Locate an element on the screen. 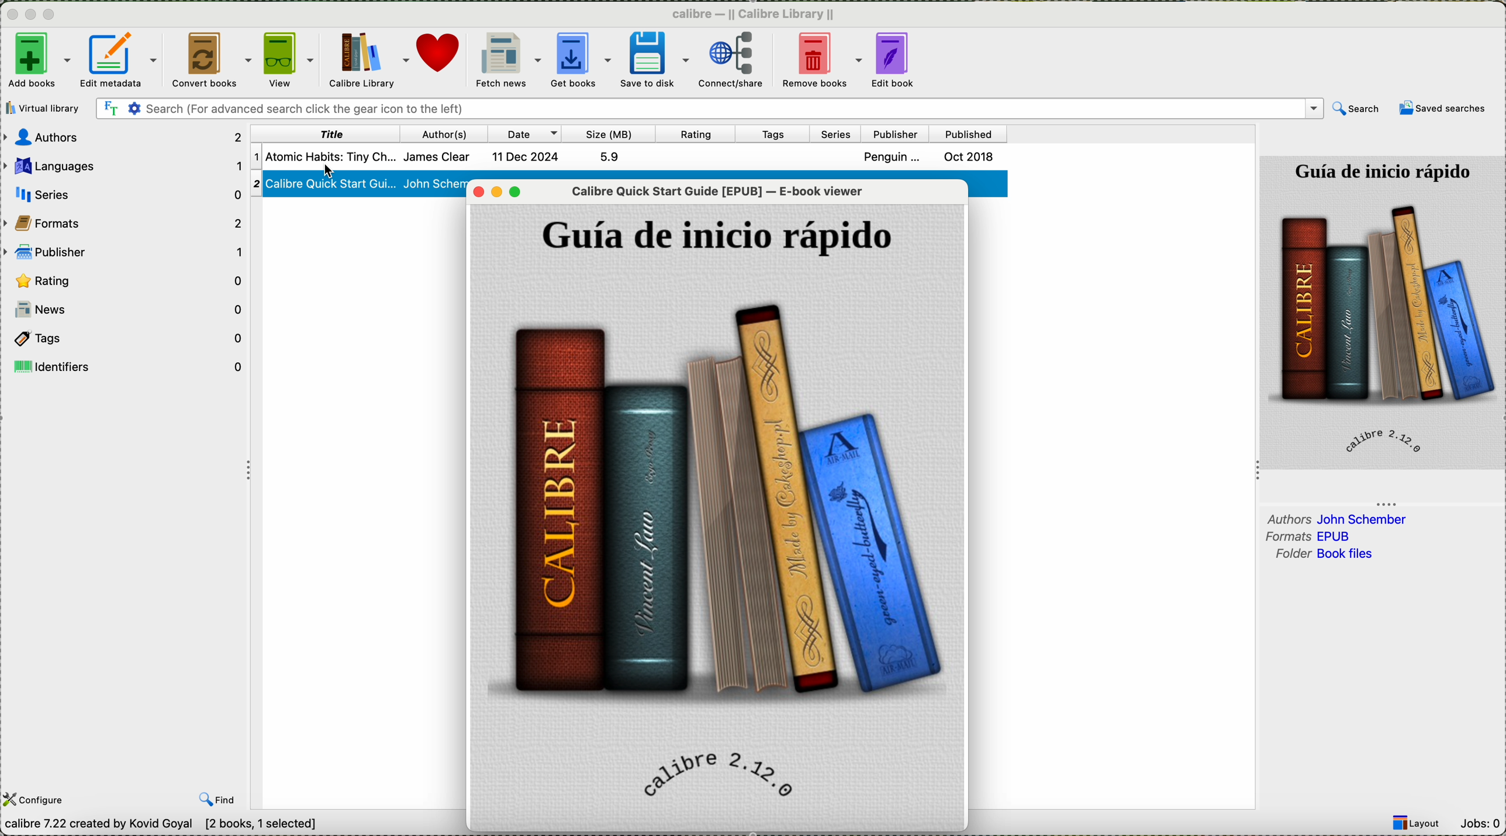 This screenshot has width=1506, height=836. authors john schember is located at coordinates (1335, 519).